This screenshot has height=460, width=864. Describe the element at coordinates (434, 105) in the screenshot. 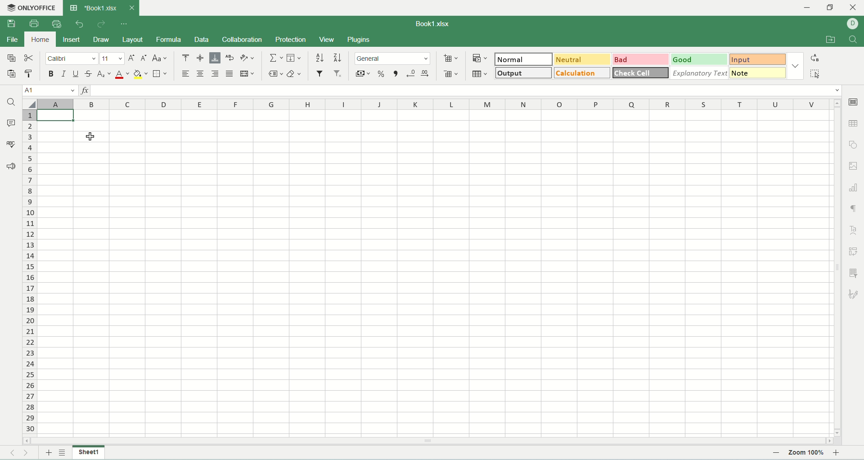

I see `column name` at that location.